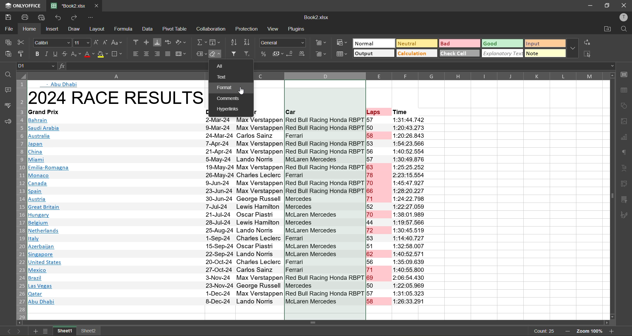  Describe the element at coordinates (93, 17) in the screenshot. I see `customize quick access toolbar` at that location.